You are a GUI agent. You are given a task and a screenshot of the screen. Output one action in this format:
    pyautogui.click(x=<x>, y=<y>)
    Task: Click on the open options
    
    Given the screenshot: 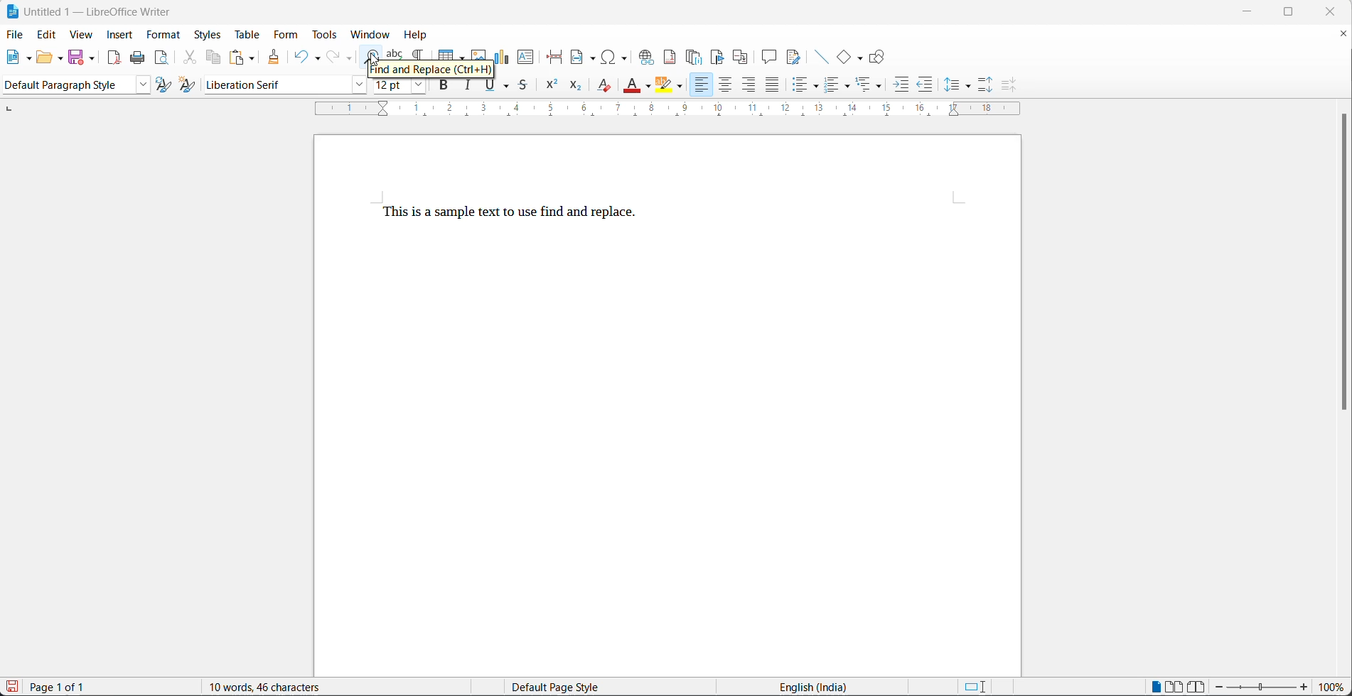 What is the action you would take?
    pyautogui.click(x=61, y=57)
    